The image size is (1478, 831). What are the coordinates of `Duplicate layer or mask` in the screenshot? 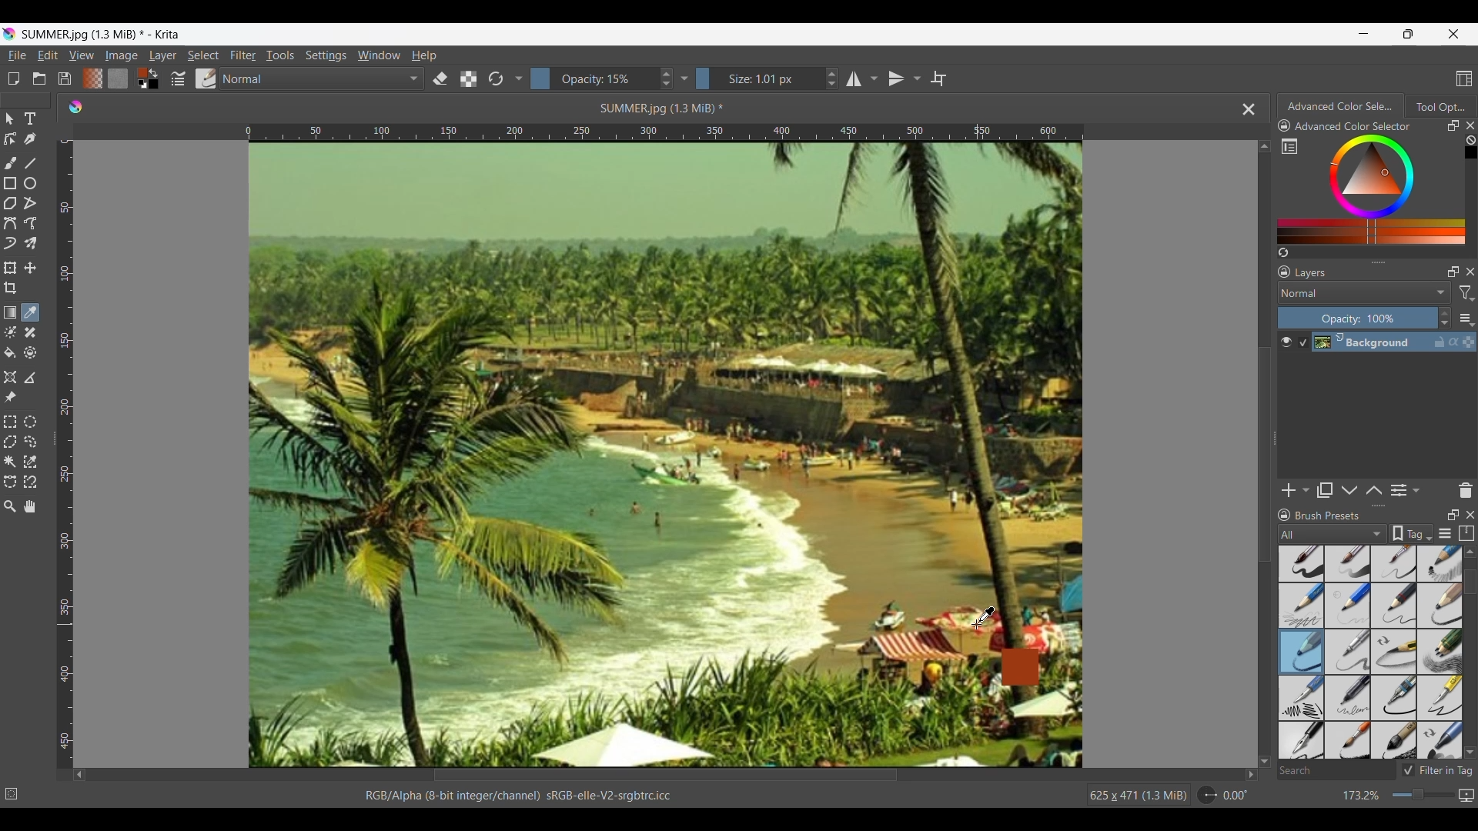 It's located at (1324, 490).